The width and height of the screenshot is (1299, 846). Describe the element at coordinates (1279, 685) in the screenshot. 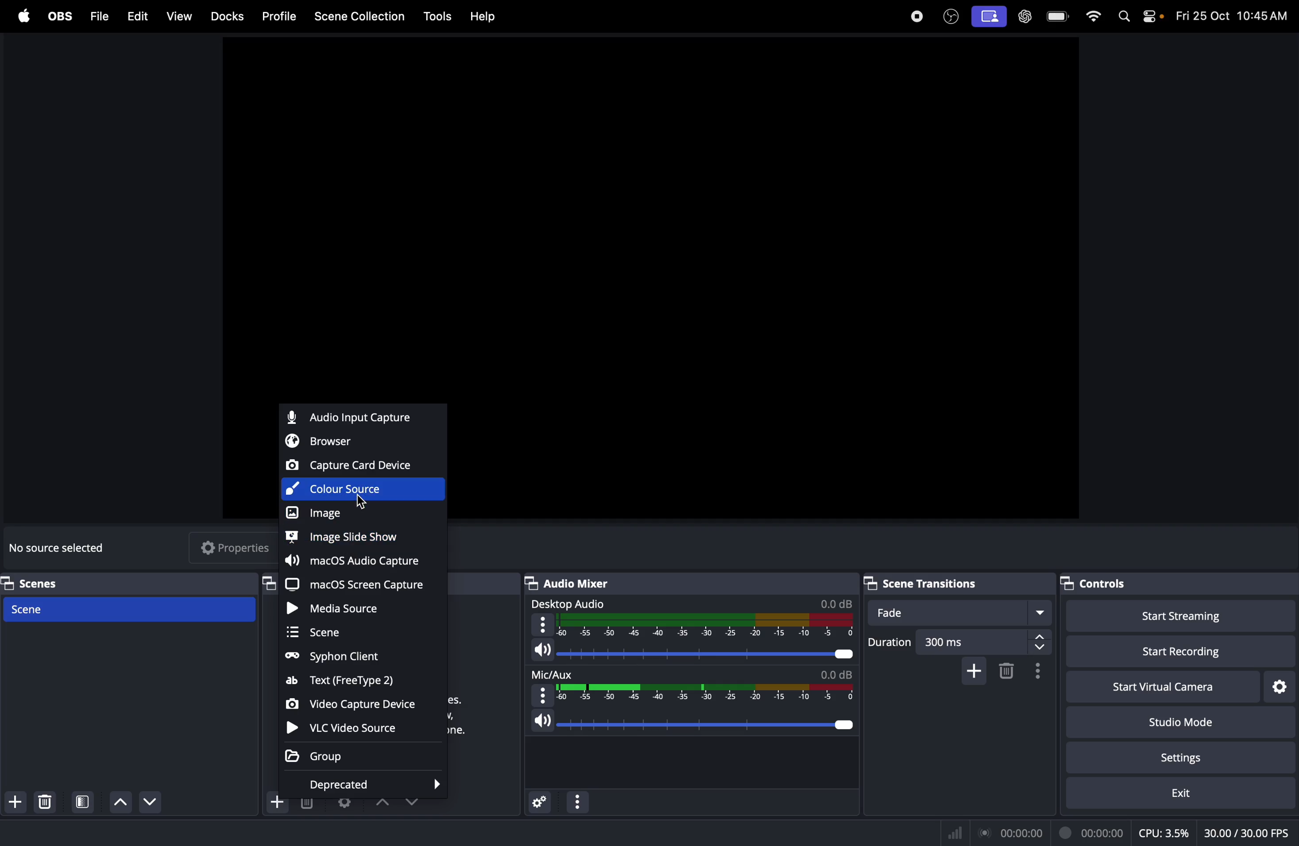

I see `virtual camera settings` at that location.